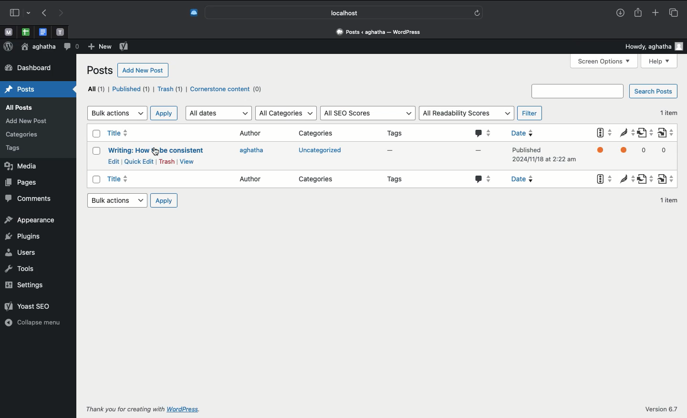 This screenshot has height=418, width=687. Describe the element at coordinates (24, 136) in the screenshot. I see `categories` at that location.